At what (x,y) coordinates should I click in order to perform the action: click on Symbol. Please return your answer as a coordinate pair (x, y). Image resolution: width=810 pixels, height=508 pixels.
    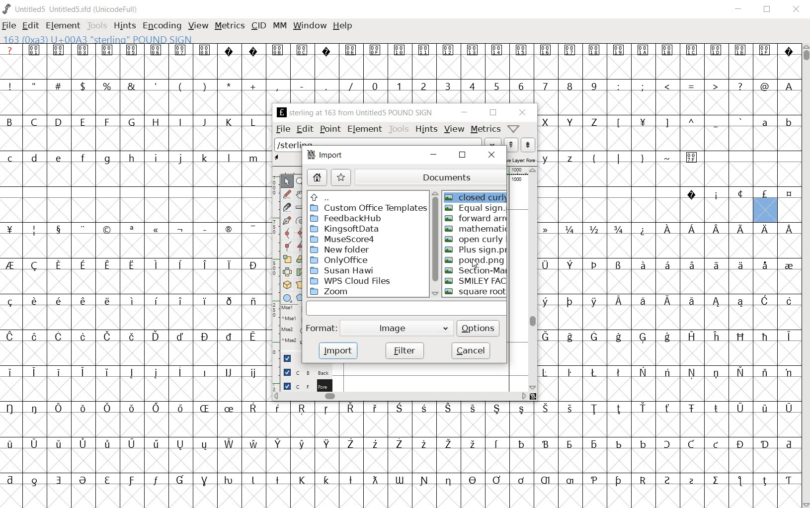
    Looking at the image, I should click on (34, 371).